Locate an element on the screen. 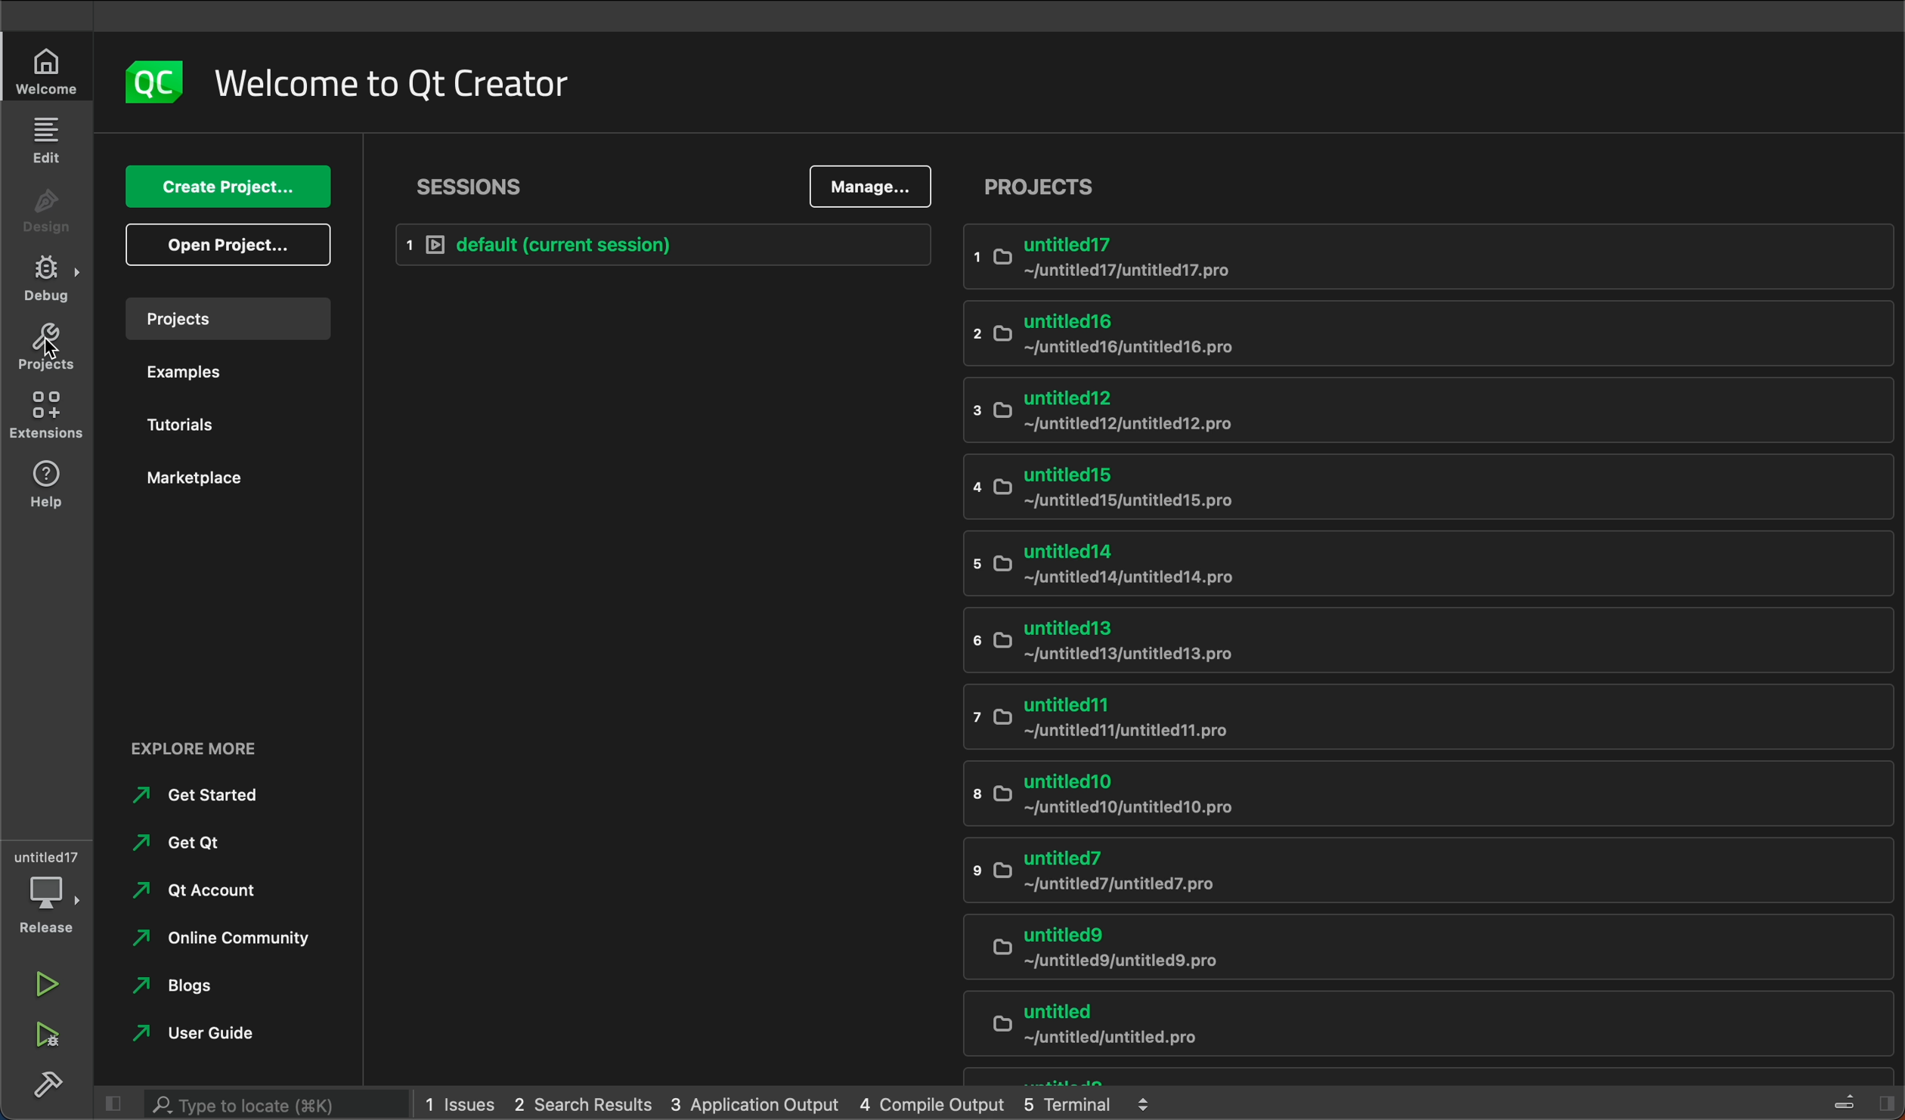 This screenshot has height=1120, width=1905. untitled15 is located at coordinates (1417, 484).